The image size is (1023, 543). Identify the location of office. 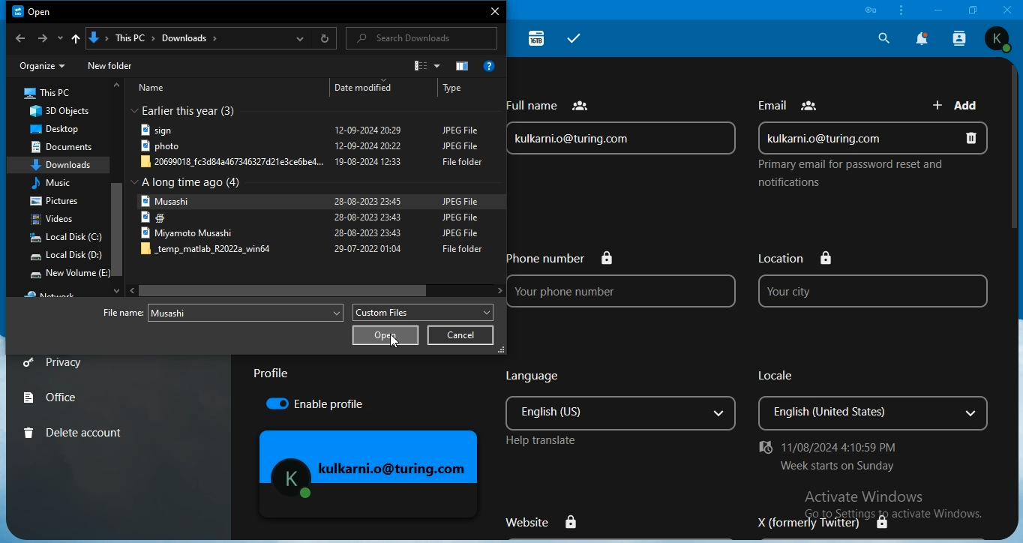
(52, 396).